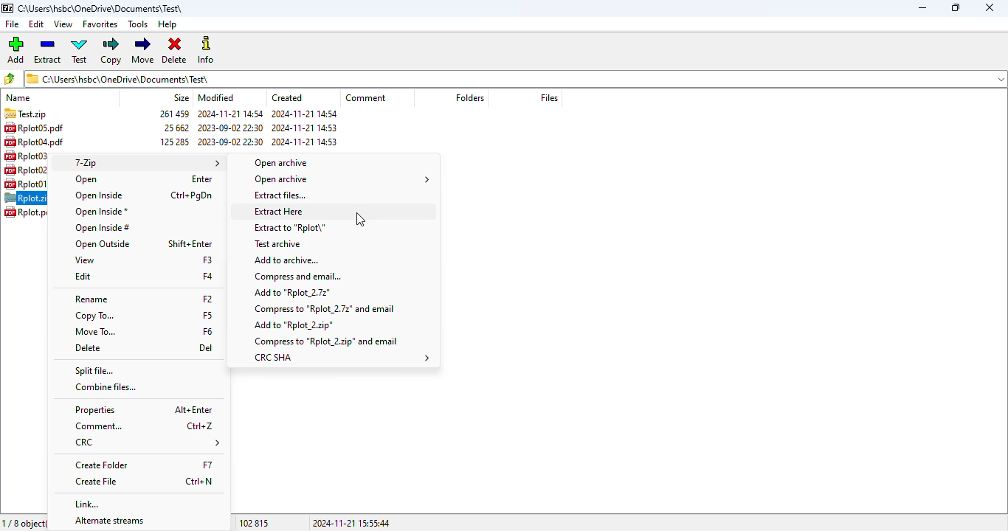 Image resolution: width=1008 pixels, height=531 pixels. Describe the element at coordinates (25, 114) in the screenshot. I see `Test.zip` at that location.